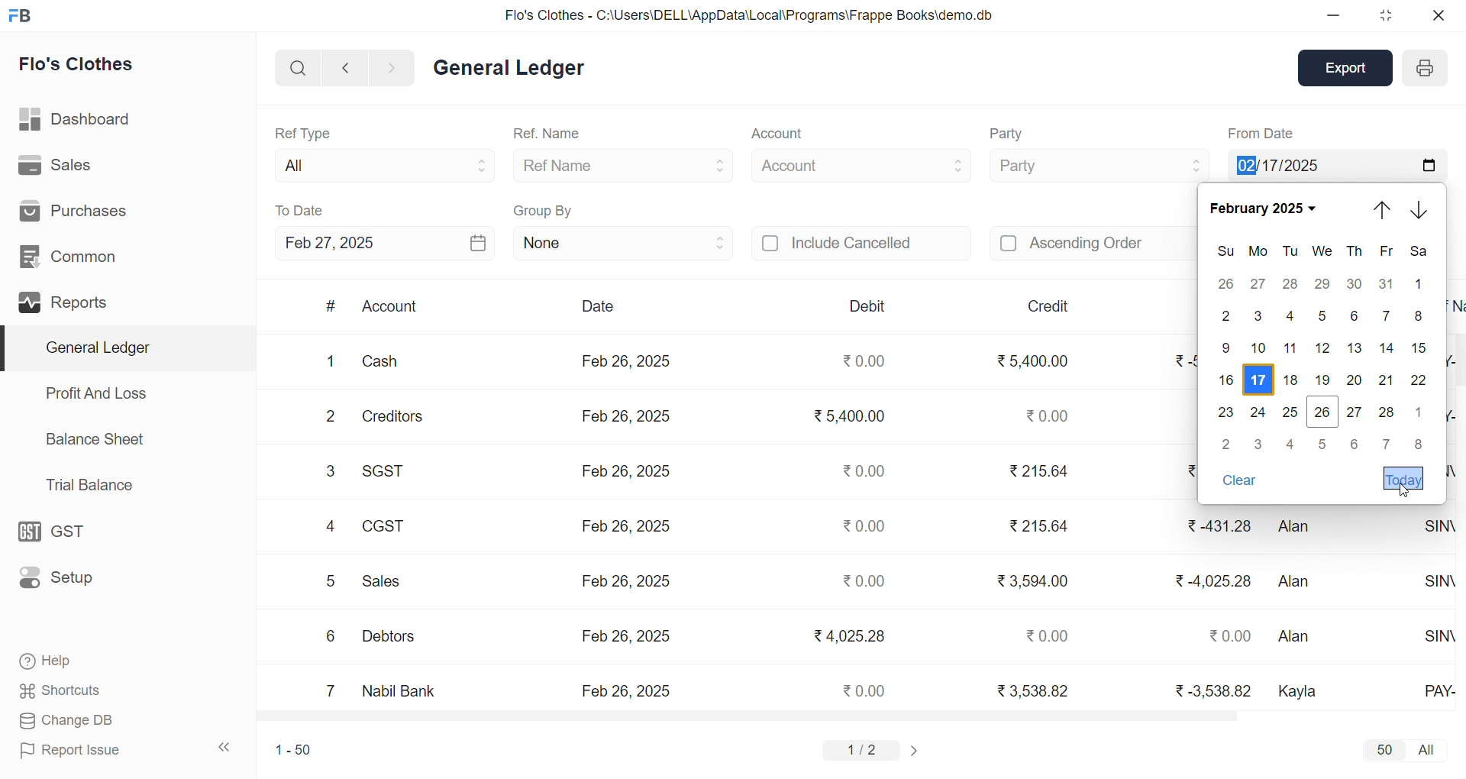 This screenshot has width=1466, height=779. I want to click on ₹4,025.28, so click(848, 635).